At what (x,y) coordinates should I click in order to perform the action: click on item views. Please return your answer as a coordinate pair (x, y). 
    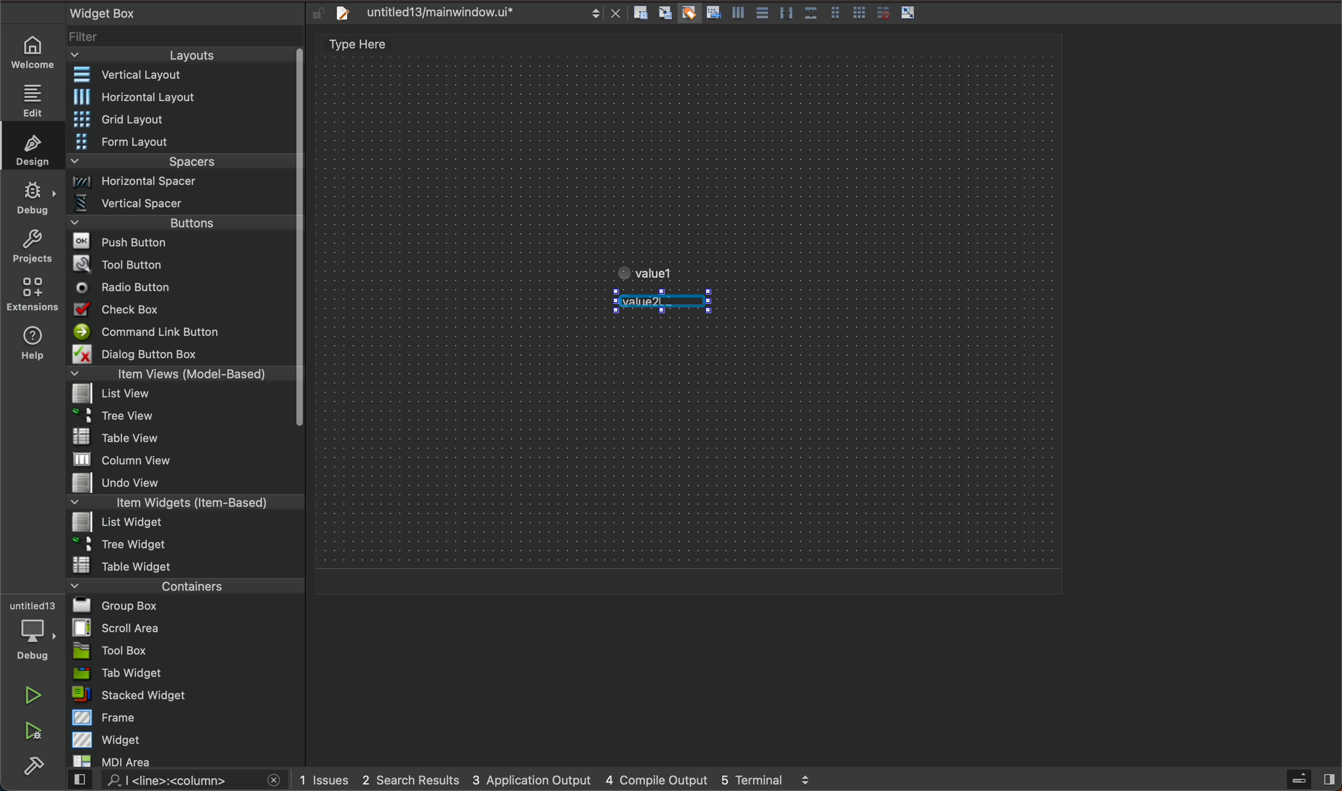
    Looking at the image, I should click on (179, 376).